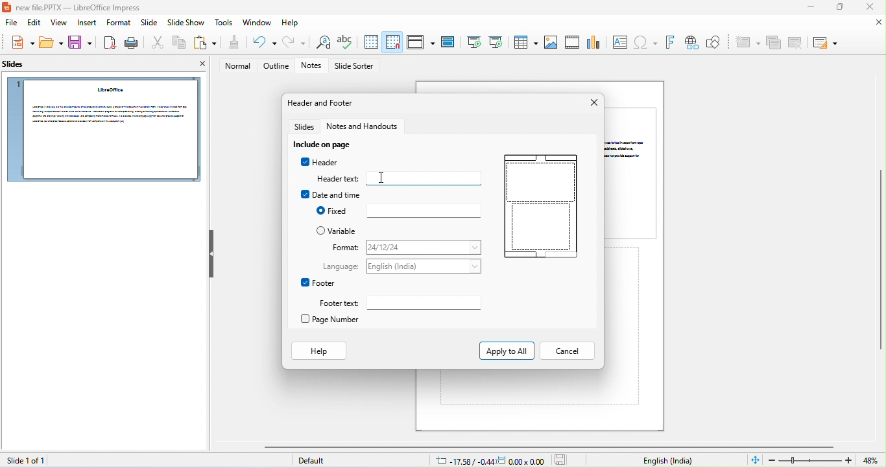 The width and height of the screenshot is (886, 468). What do you see at coordinates (667, 461) in the screenshot?
I see `text language` at bounding box center [667, 461].